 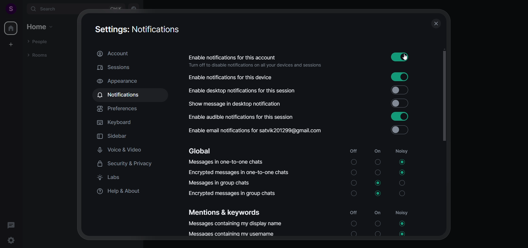 I want to click on mentions and keywords, so click(x=230, y=212).